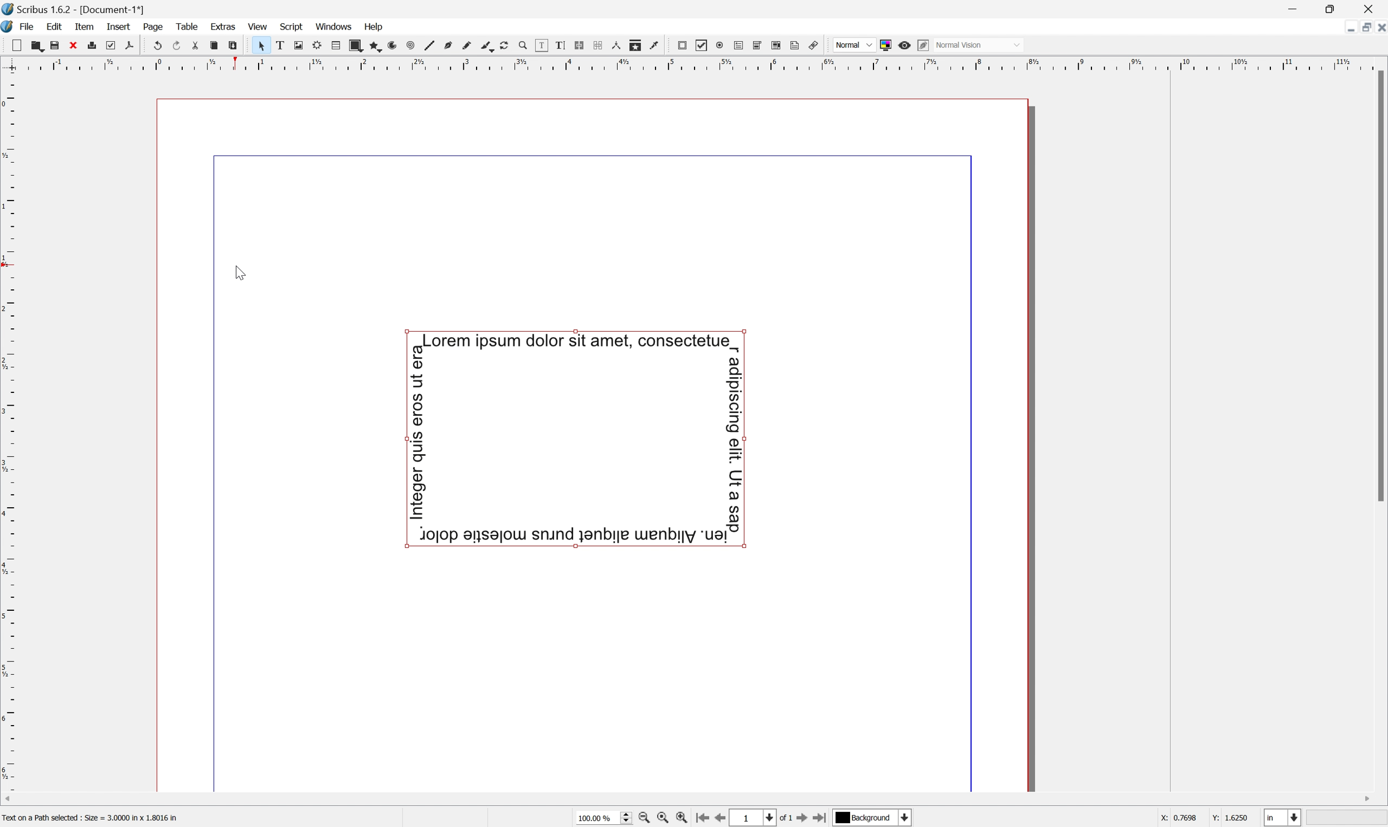 The image size is (1388, 827). I want to click on Link text frames, so click(578, 43).